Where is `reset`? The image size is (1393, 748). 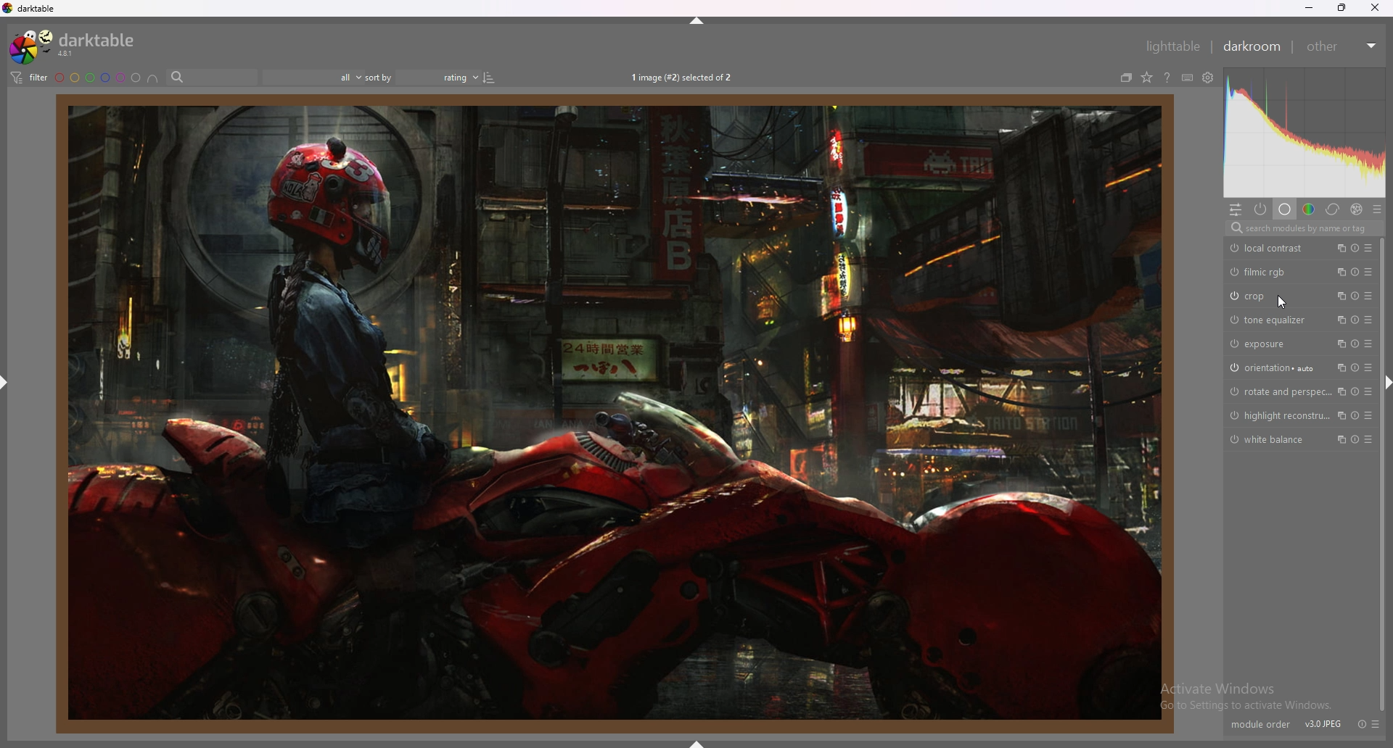
reset is located at coordinates (1355, 415).